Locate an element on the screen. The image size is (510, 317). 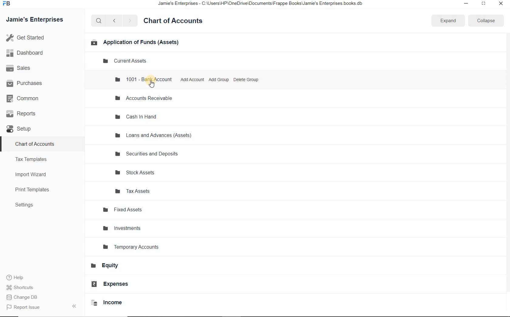
Settings is located at coordinates (27, 205).